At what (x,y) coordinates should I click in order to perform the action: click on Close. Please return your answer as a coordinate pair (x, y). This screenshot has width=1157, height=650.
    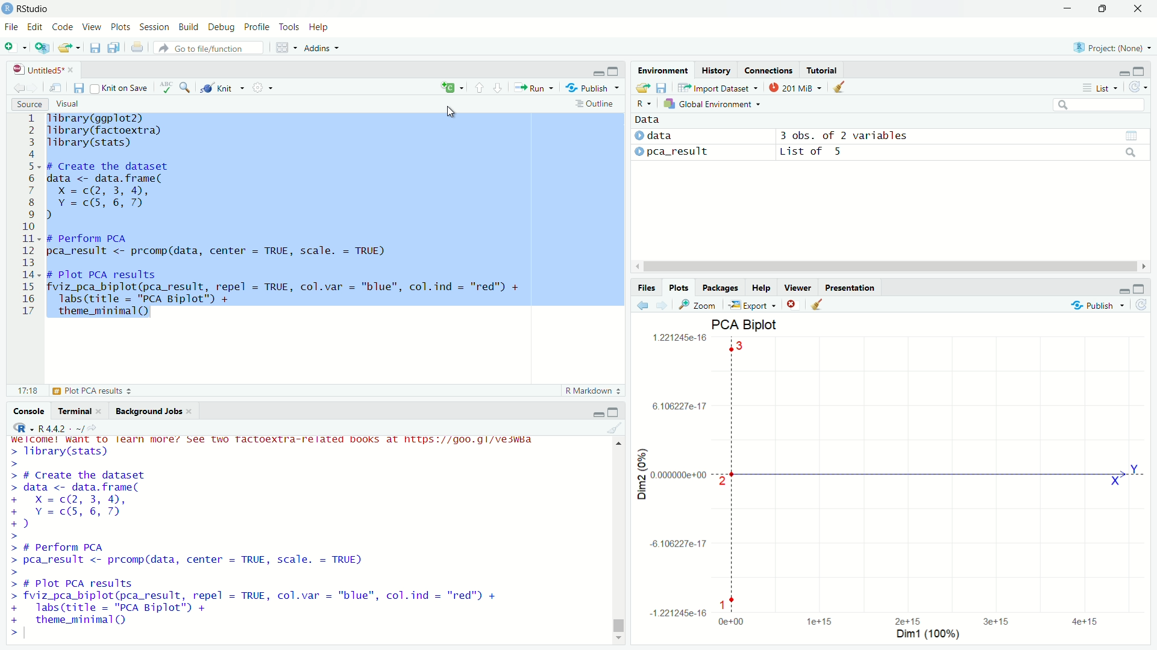
    Looking at the image, I should click on (1138, 8).